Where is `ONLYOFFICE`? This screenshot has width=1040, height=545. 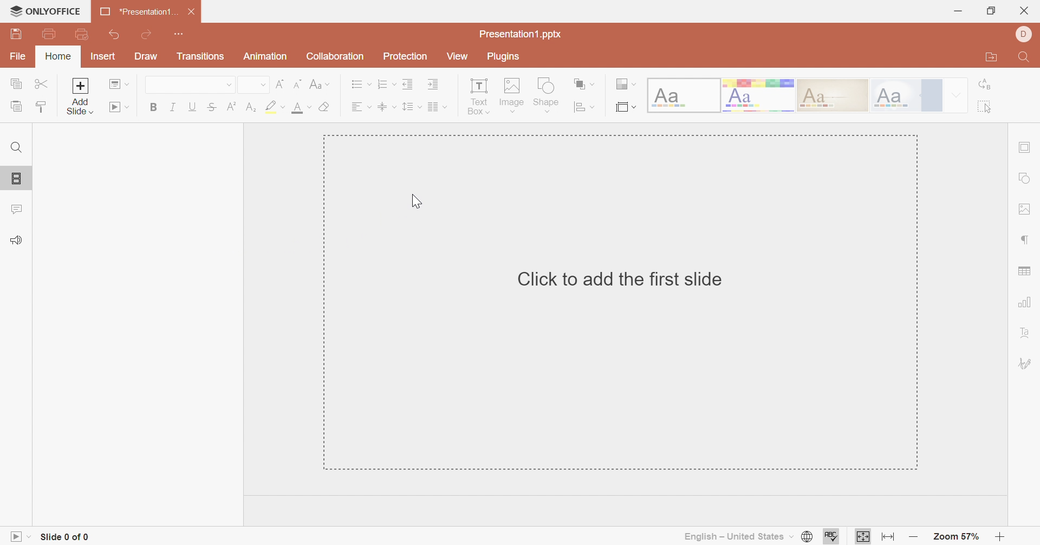 ONLYOFFICE is located at coordinates (45, 11).